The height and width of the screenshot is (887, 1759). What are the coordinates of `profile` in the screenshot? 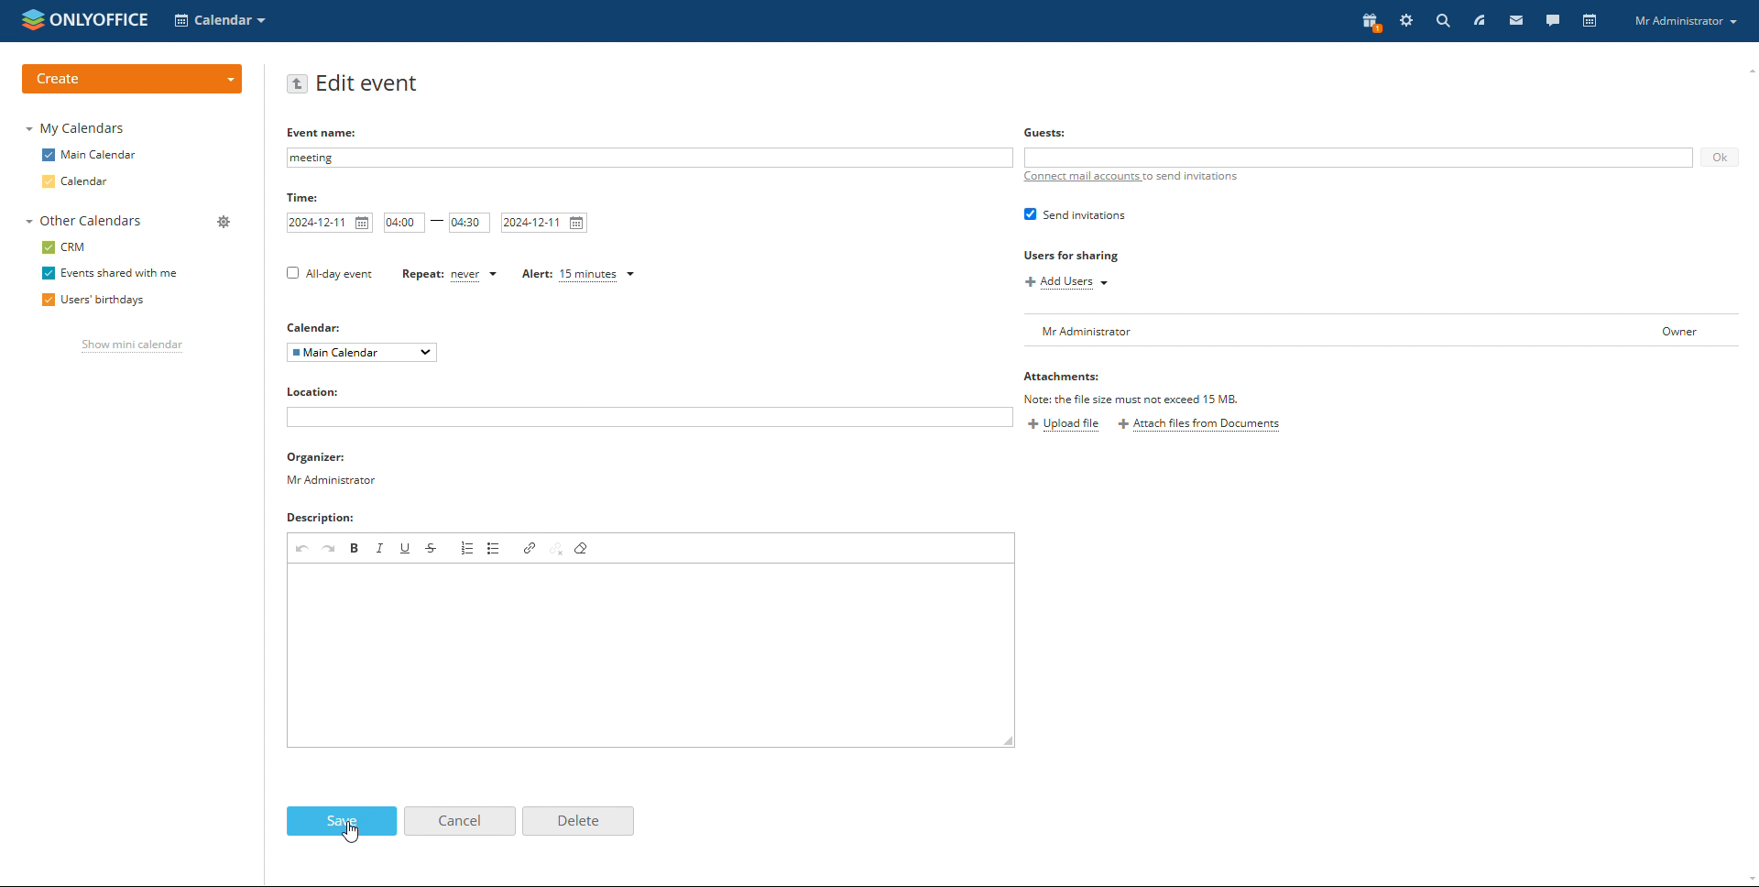 It's located at (1688, 22).